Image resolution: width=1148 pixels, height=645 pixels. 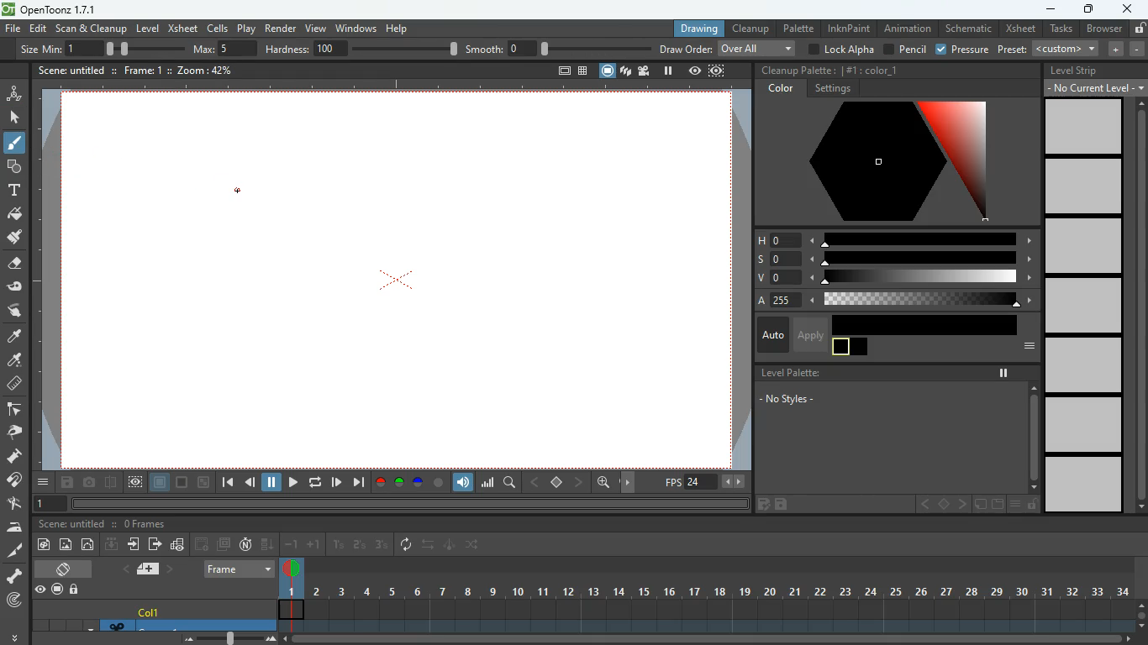 I want to click on divide, so click(x=112, y=485).